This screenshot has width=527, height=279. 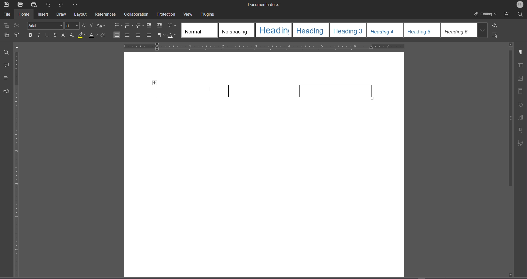 I want to click on Protection, so click(x=166, y=14).